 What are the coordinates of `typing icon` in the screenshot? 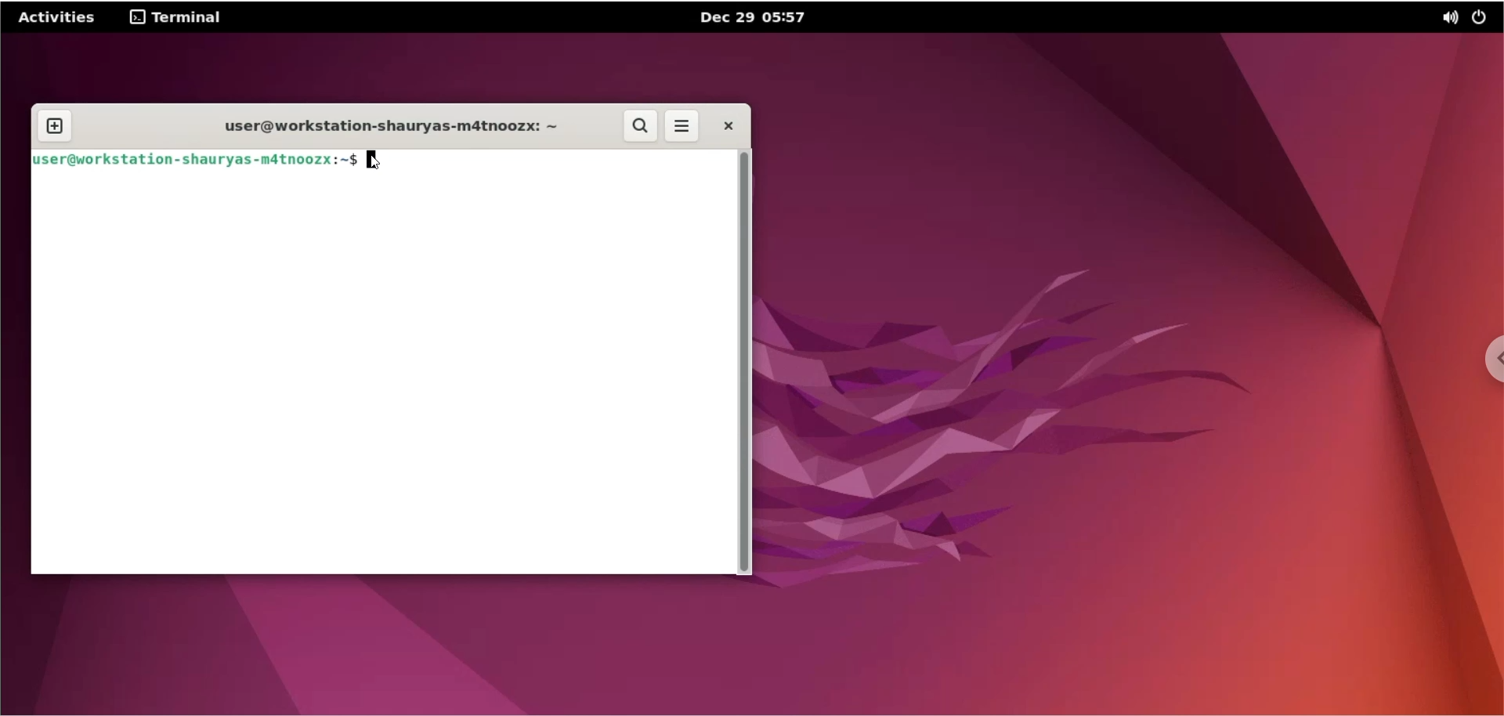 It's located at (375, 165).